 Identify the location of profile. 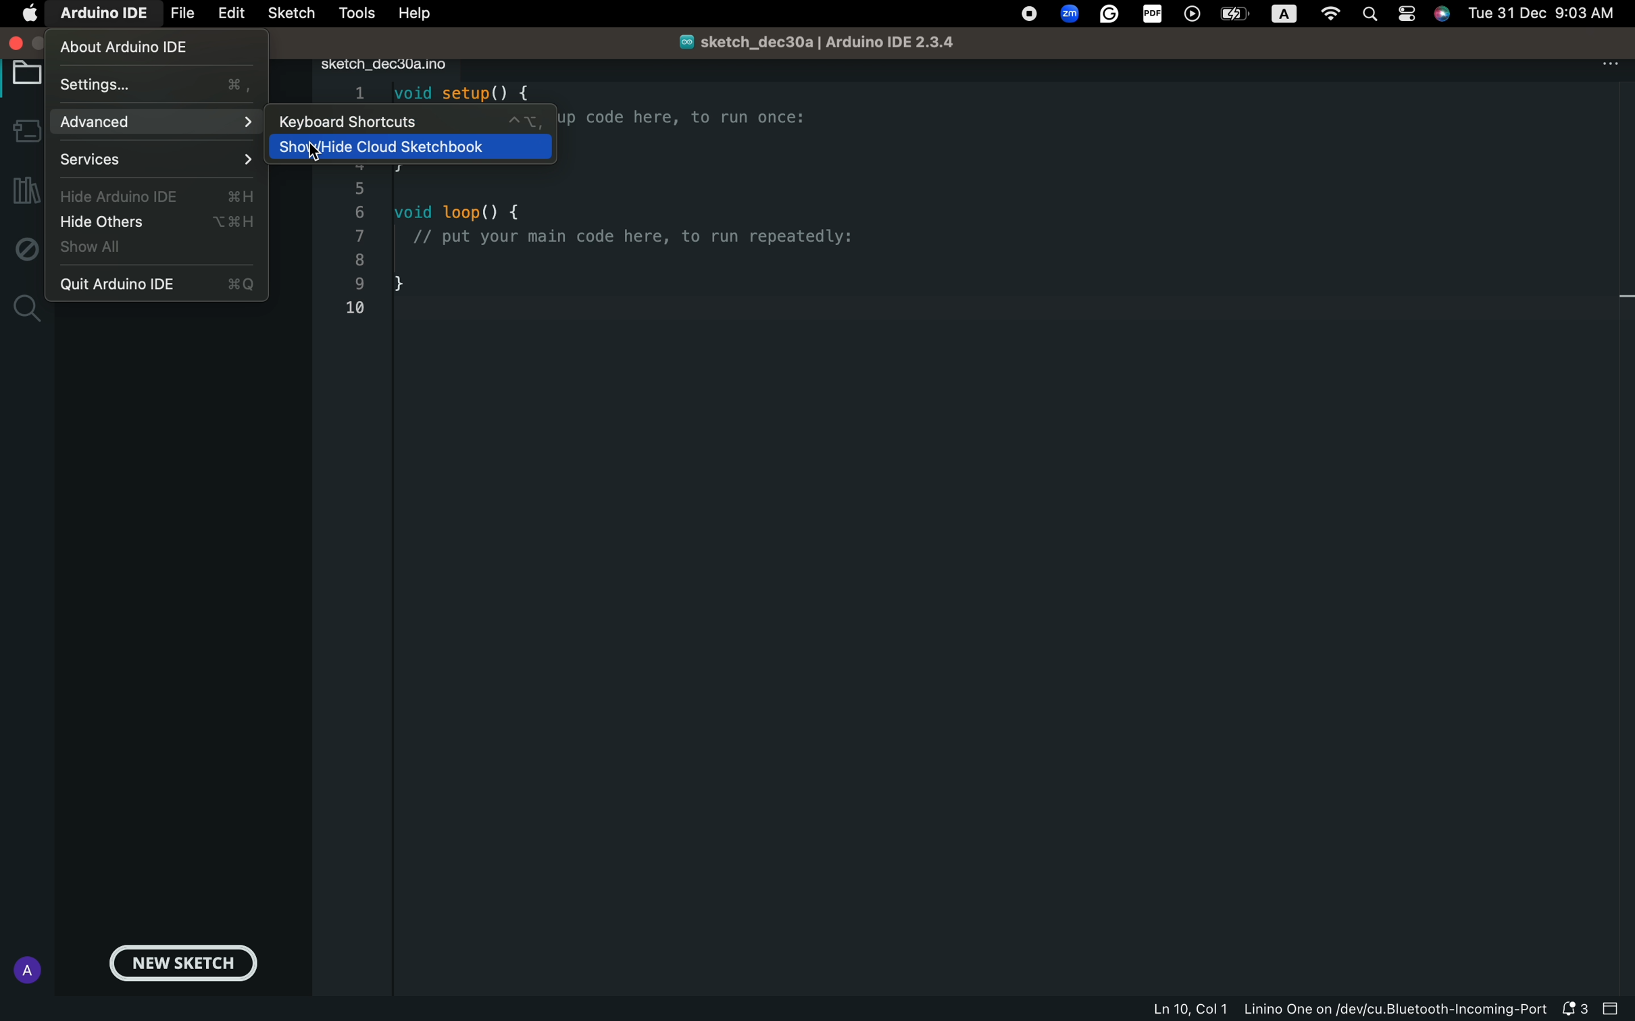
(23, 969).